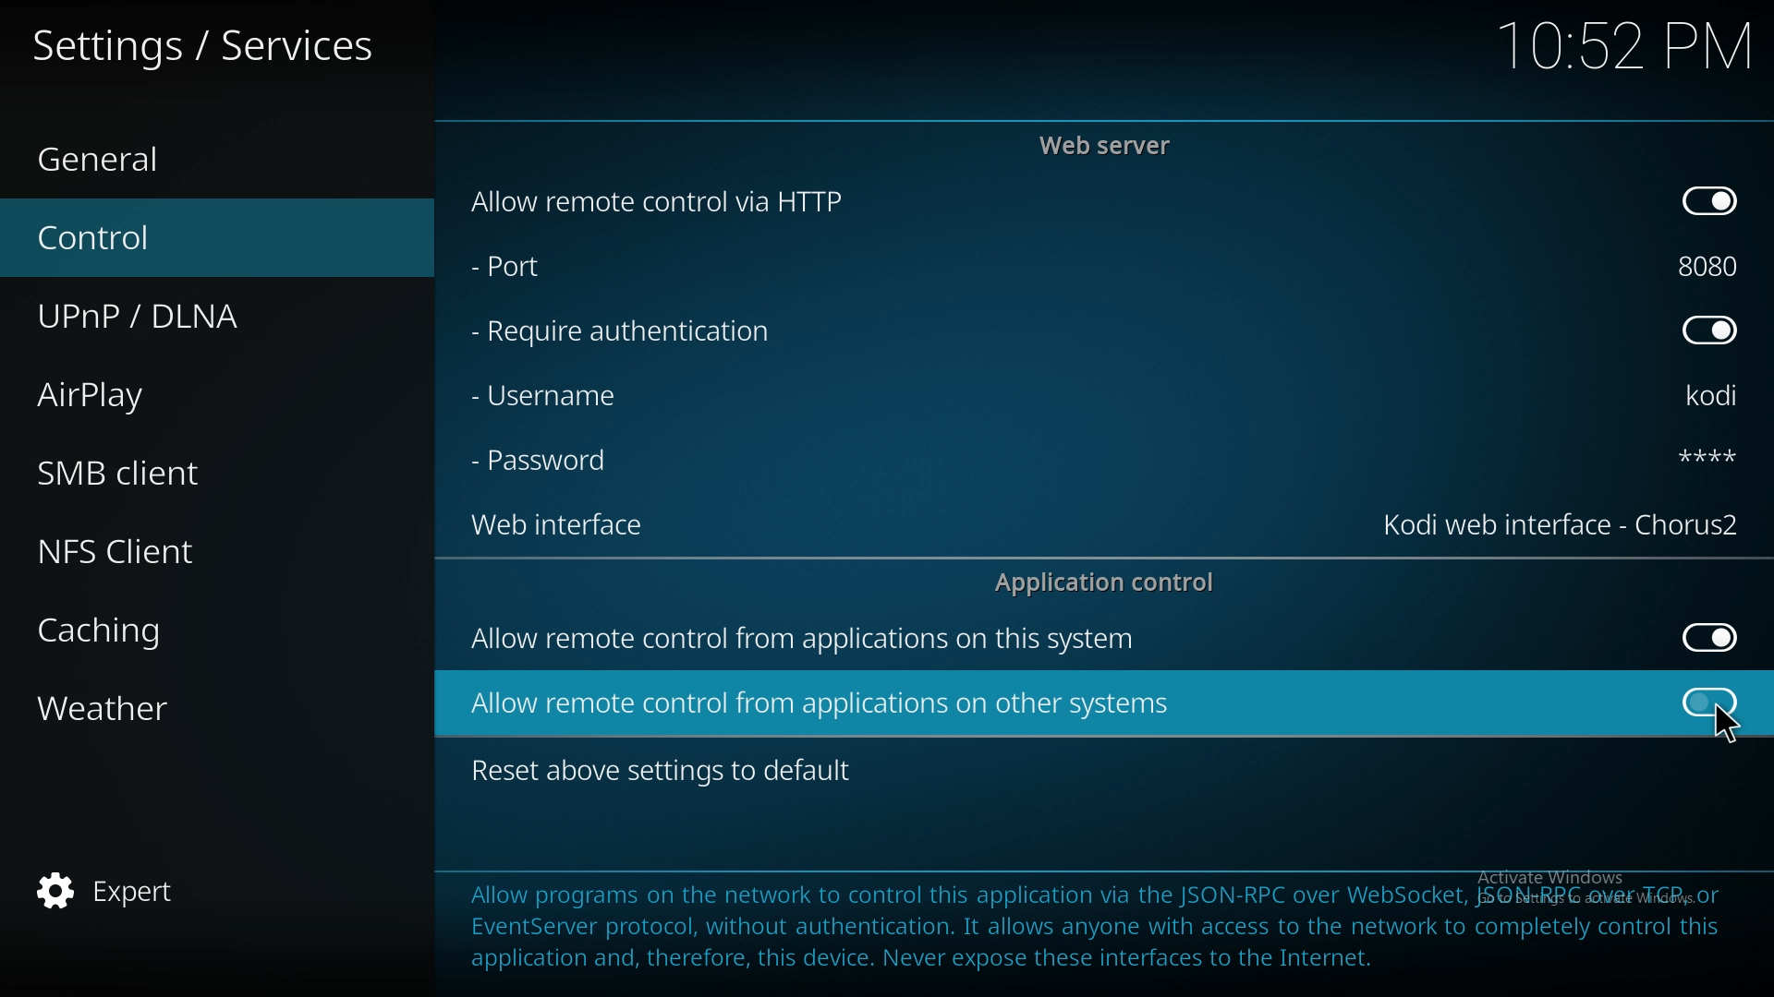 Image resolution: width=1774 pixels, height=997 pixels. What do you see at coordinates (1564, 525) in the screenshot?
I see `web interface` at bounding box center [1564, 525].